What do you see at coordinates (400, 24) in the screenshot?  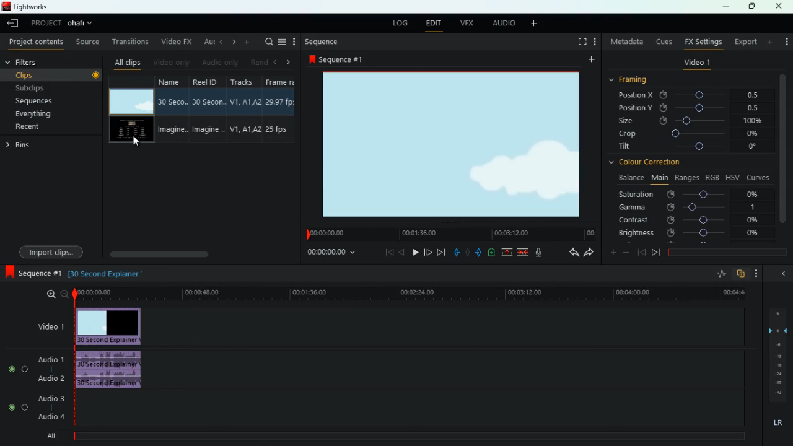 I see `log` at bounding box center [400, 24].